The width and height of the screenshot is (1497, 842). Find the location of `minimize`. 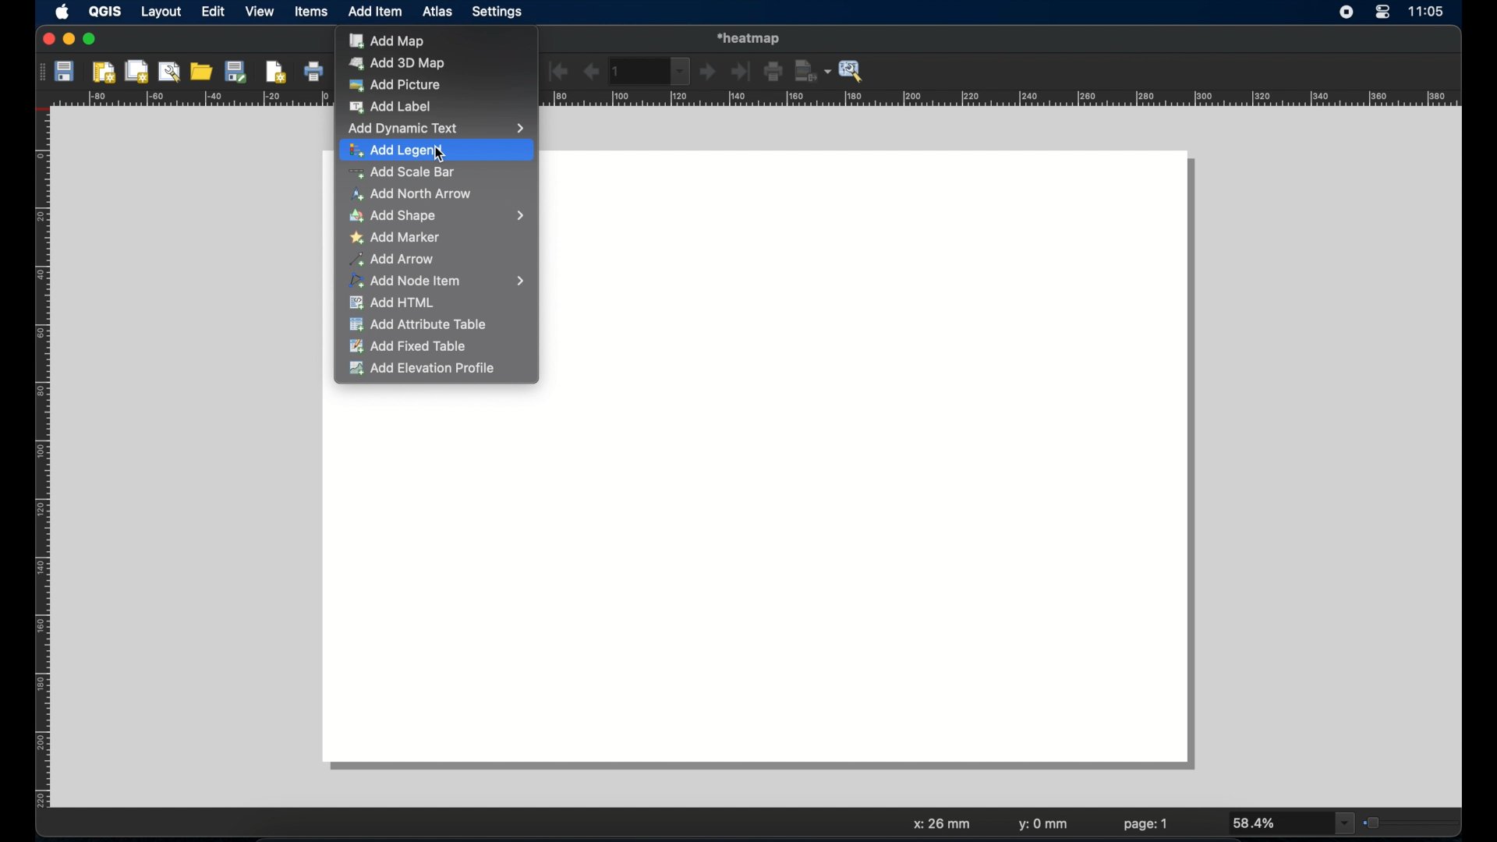

minimize is located at coordinates (69, 40).